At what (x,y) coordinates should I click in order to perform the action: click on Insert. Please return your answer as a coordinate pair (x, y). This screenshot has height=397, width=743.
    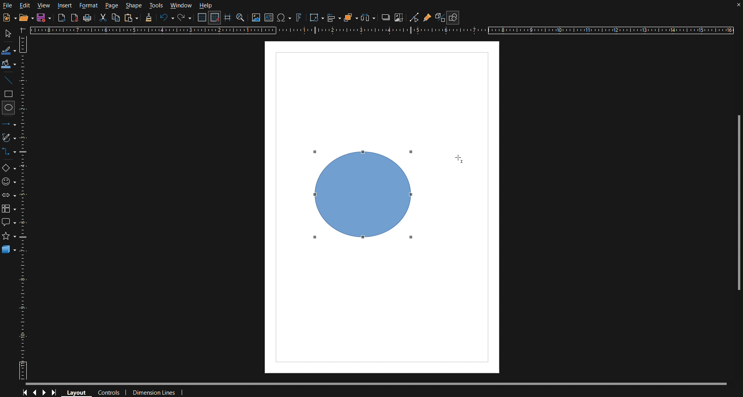
    Looking at the image, I should click on (64, 5).